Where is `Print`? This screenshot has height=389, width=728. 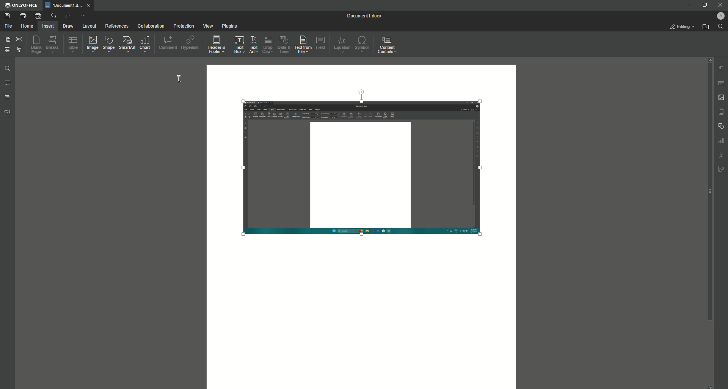 Print is located at coordinates (22, 16).